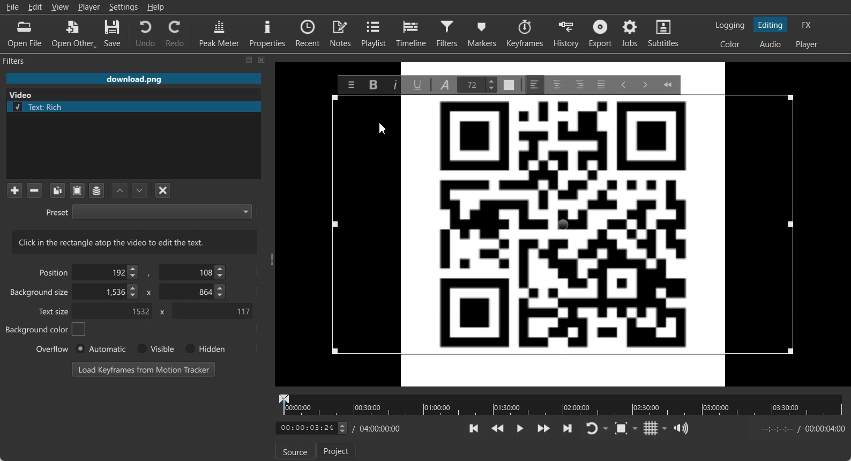 The image size is (851, 461). Describe the element at coordinates (622, 429) in the screenshot. I see `Toggle Zoom` at that location.